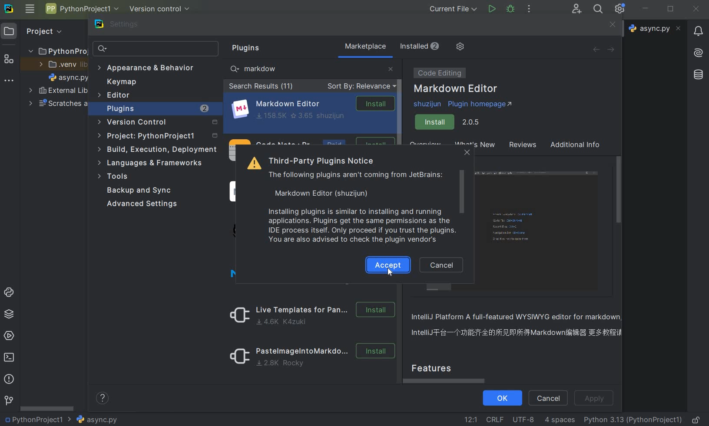  Describe the element at coordinates (501, 399) in the screenshot. I see `ok` at that location.